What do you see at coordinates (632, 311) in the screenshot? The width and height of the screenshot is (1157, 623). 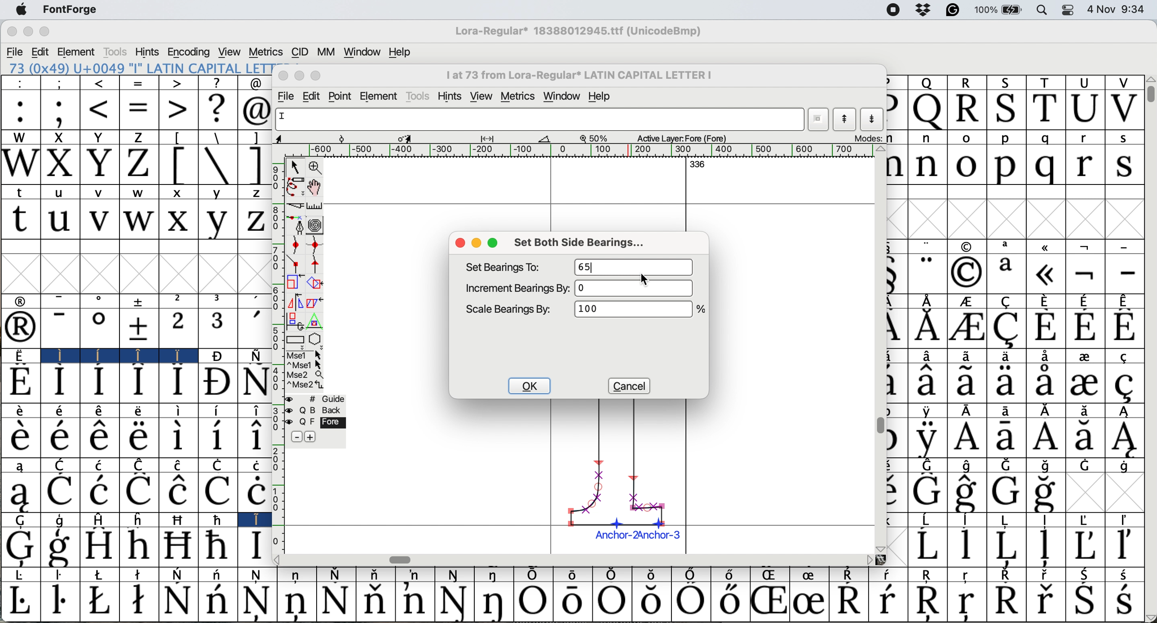 I see `1000%` at bounding box center [632, 311].